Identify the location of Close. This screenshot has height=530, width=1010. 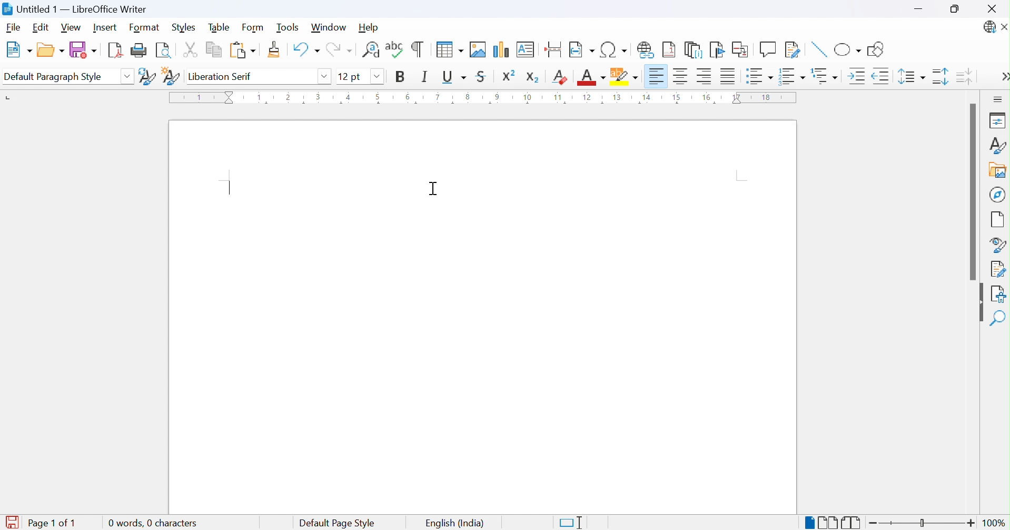
(992, 9).